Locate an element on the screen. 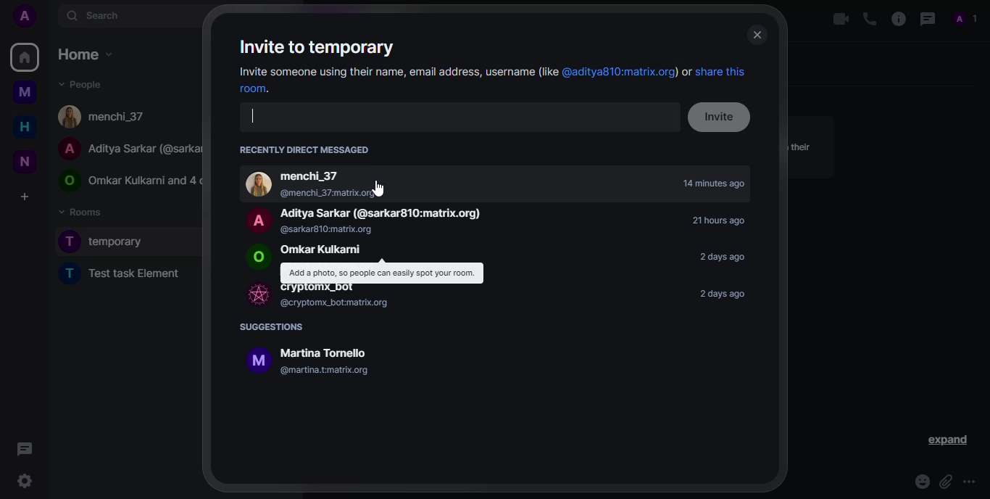 This screenshot has width=990, height=499. new task element is located at coordinates (131, 276).